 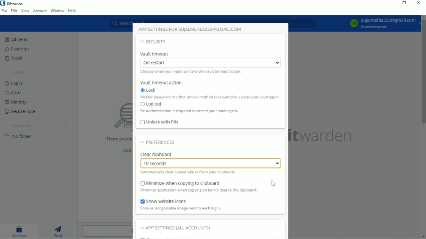 I want to click on Lock, so click(x=150, y=90).